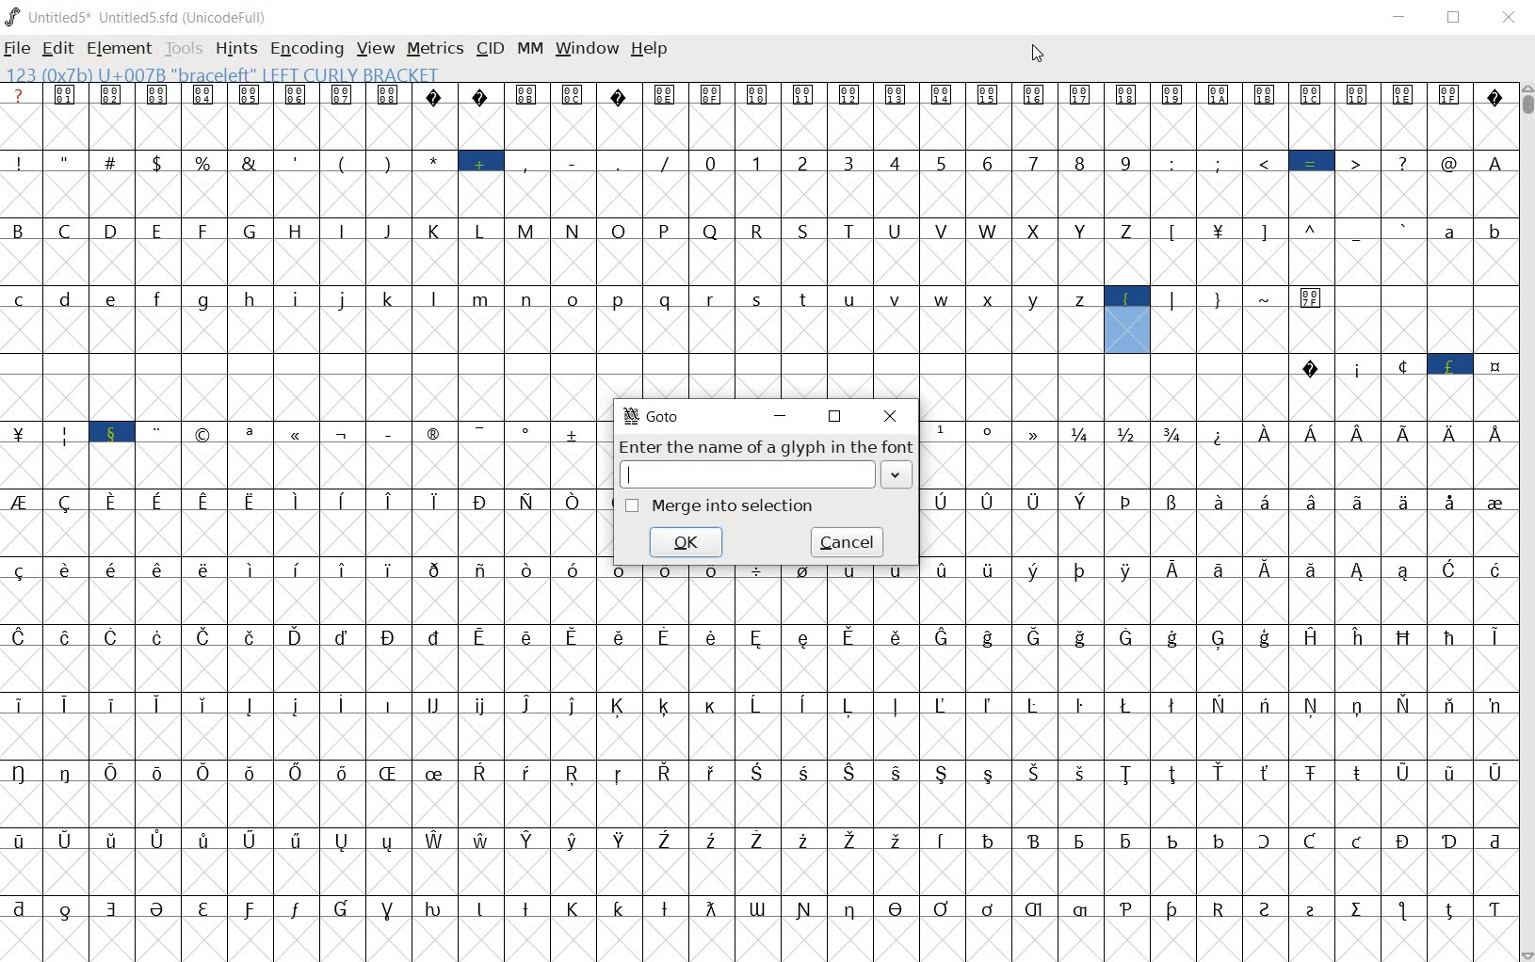  I want to click on FILE, so click(18, 50).